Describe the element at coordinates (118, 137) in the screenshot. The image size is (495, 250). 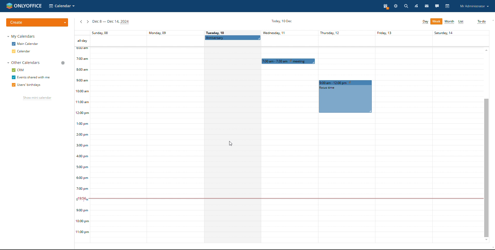
I see `sunday` at that location.